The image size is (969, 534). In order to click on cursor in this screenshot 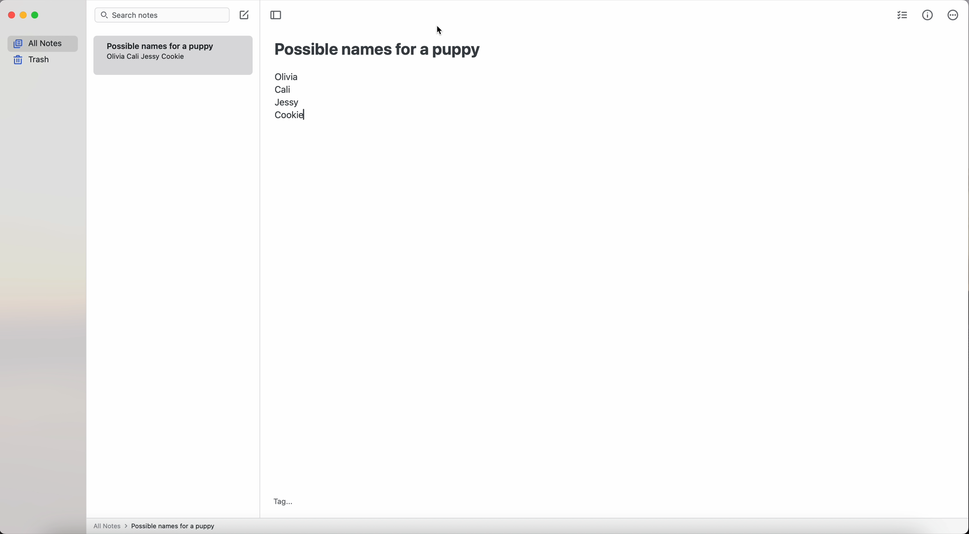, I will do `click(442, 31)`.